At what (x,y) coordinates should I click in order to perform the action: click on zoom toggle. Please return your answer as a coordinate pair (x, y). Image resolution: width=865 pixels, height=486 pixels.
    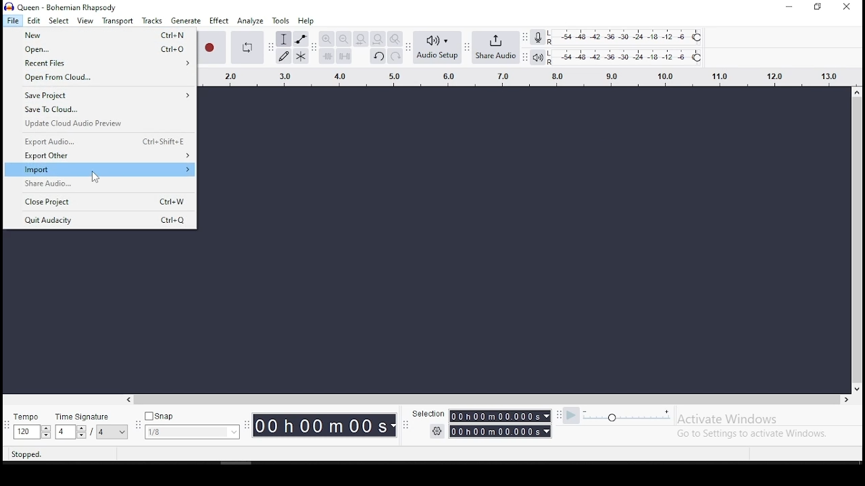
    Looking at the image, I should click on (395, 39).